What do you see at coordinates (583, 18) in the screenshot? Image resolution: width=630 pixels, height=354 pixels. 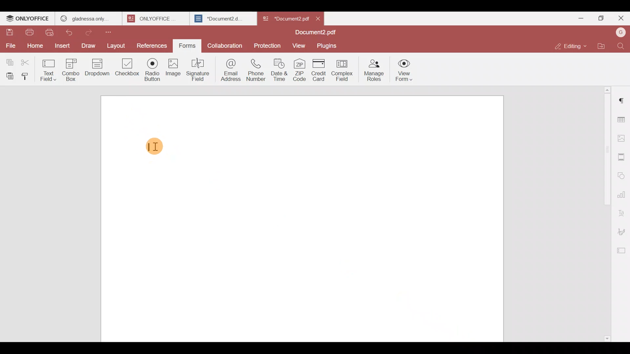 I see `Minimize` at bounding box center [583, 18].